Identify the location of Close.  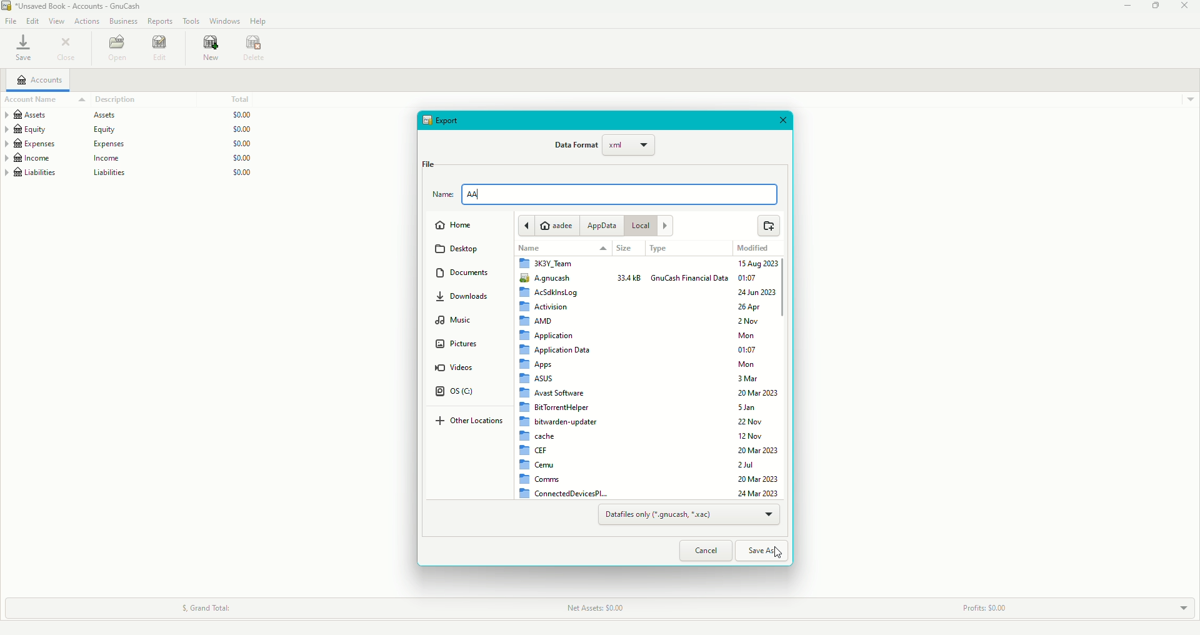
(786, 121).